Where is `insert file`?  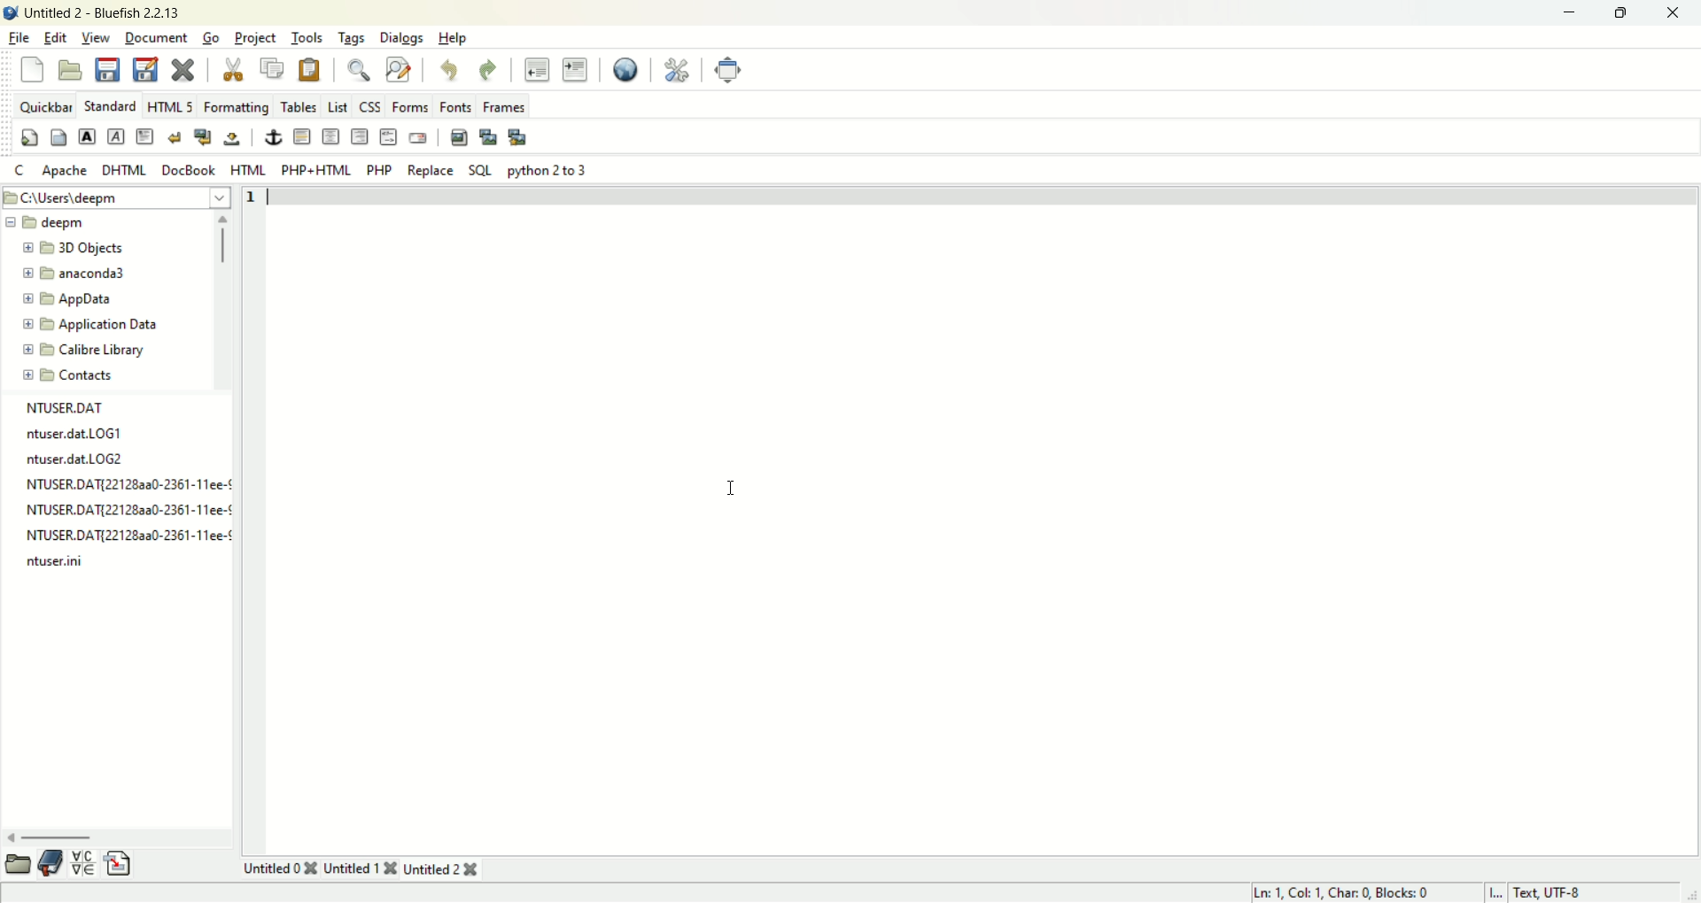
insert file is located at coordinates (119, 864).